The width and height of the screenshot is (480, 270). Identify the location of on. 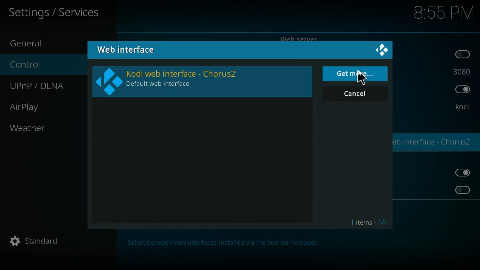
(465, 173).